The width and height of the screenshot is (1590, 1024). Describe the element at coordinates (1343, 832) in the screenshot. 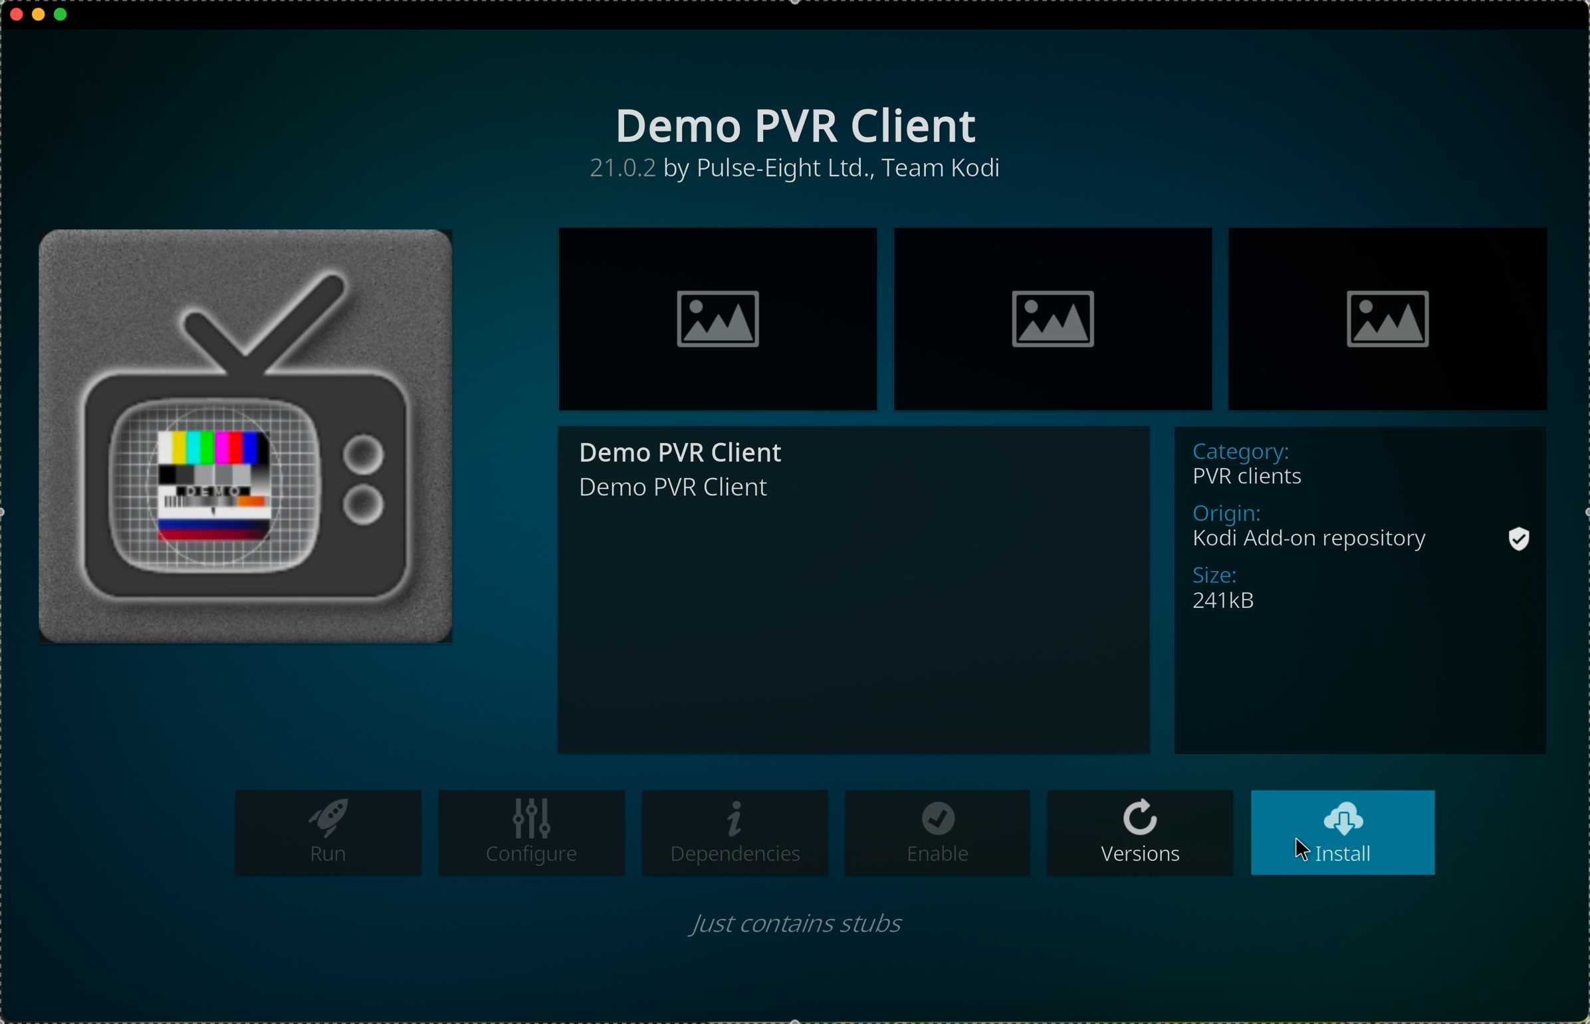

I see `click on install button` at that location.